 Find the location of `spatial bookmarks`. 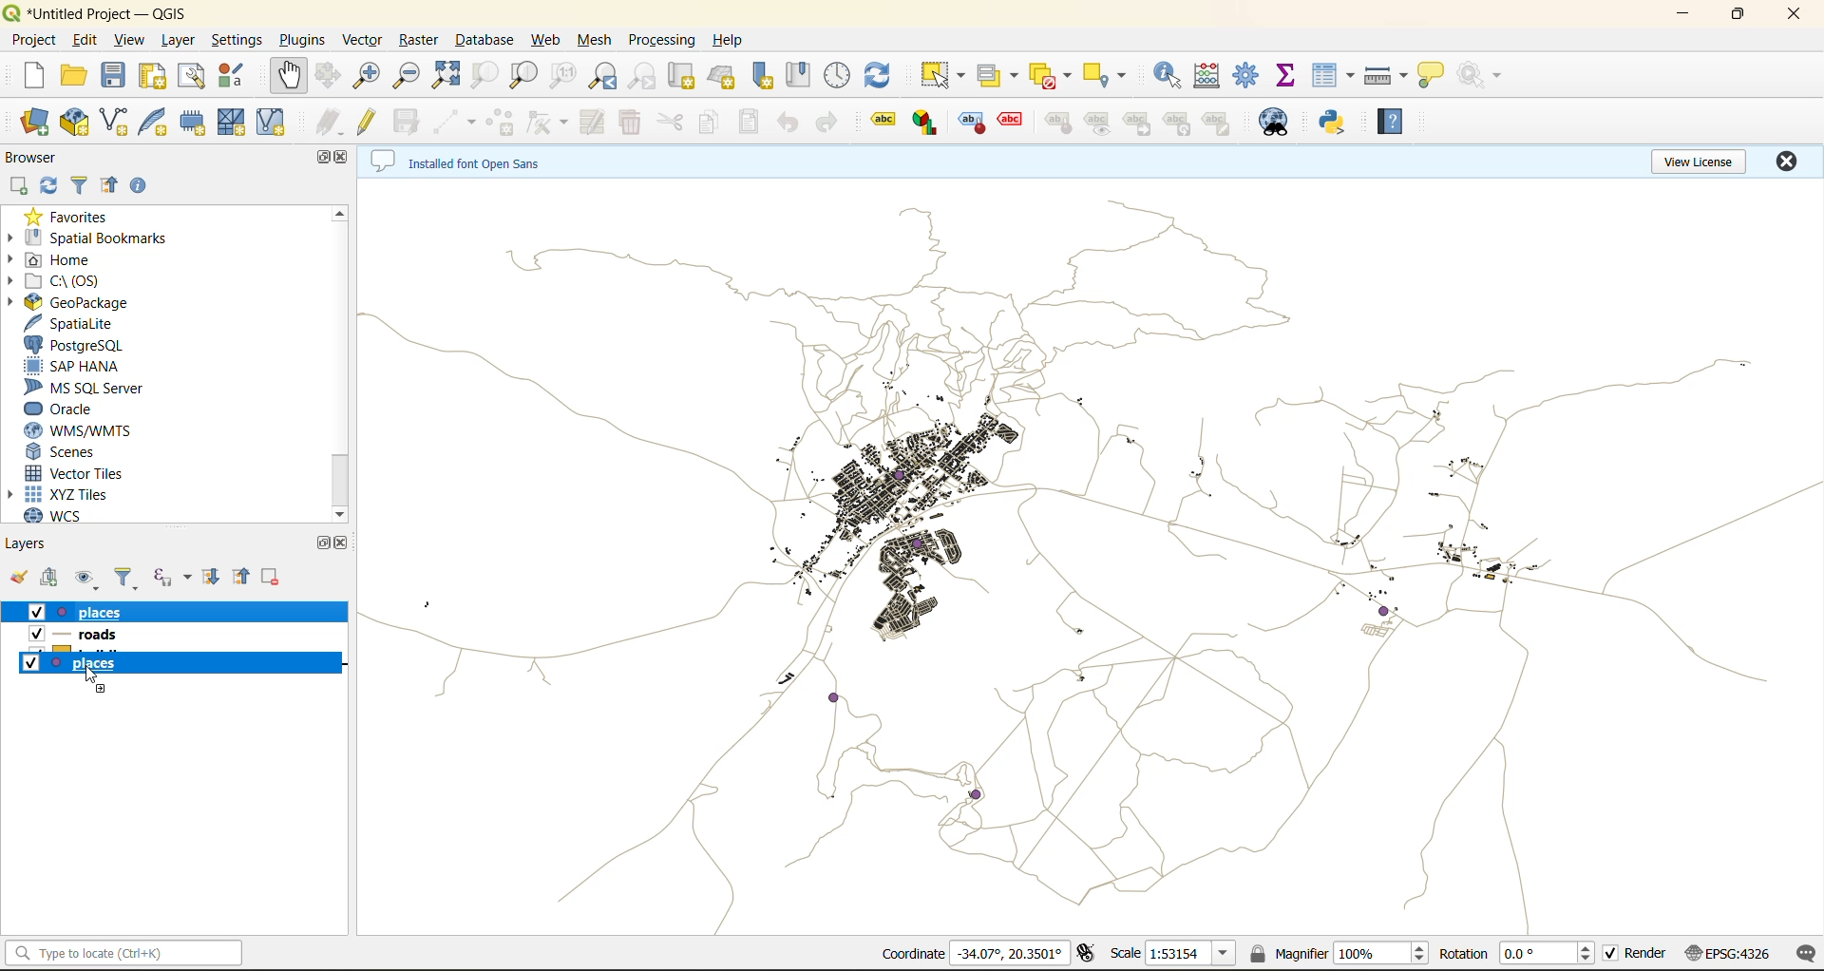

spatial bookmarks is located at coordinates (105, 240).